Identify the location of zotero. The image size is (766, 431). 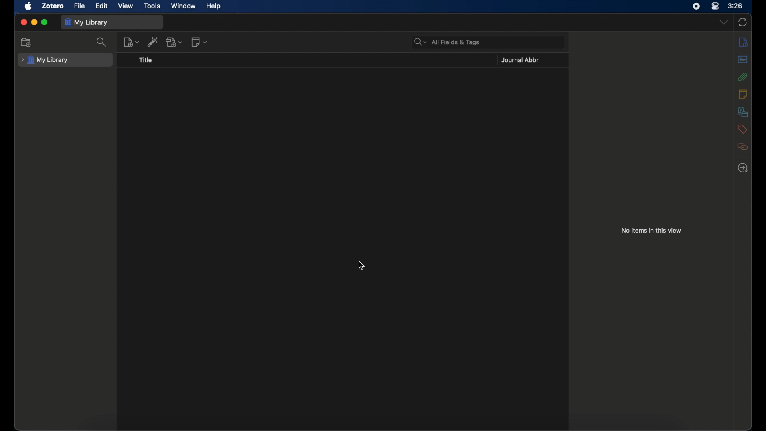
(53, 6).